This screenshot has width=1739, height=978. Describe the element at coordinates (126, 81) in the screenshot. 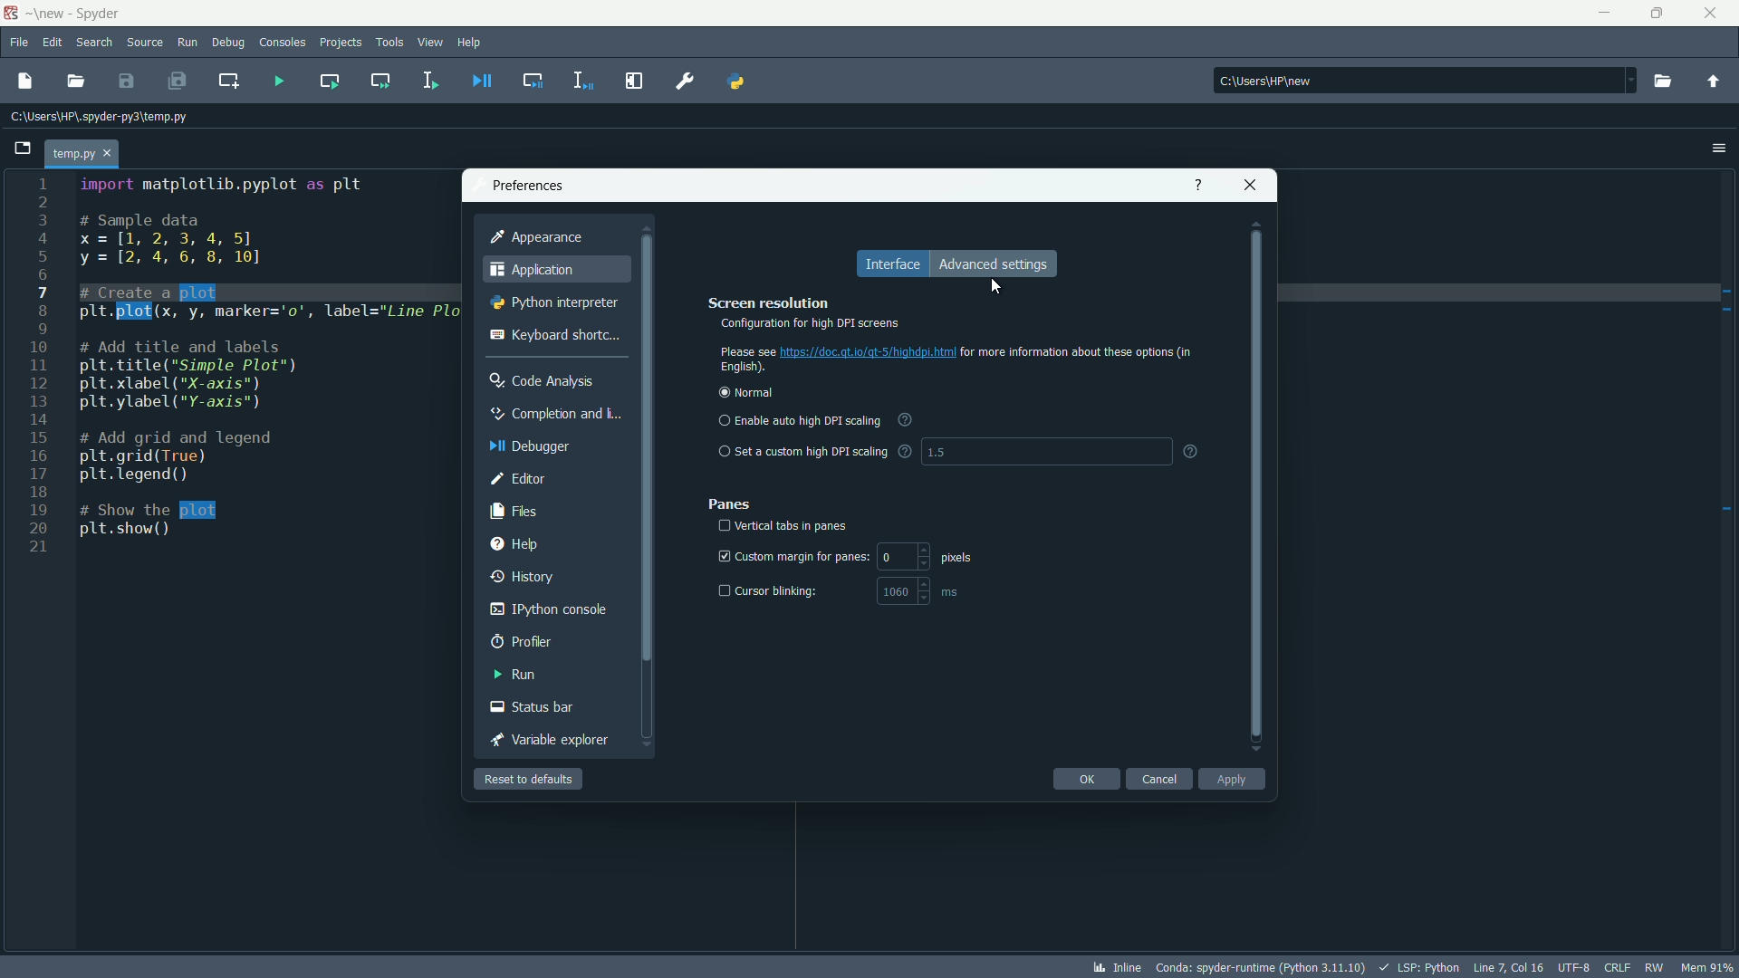

I see `save file` at that location.